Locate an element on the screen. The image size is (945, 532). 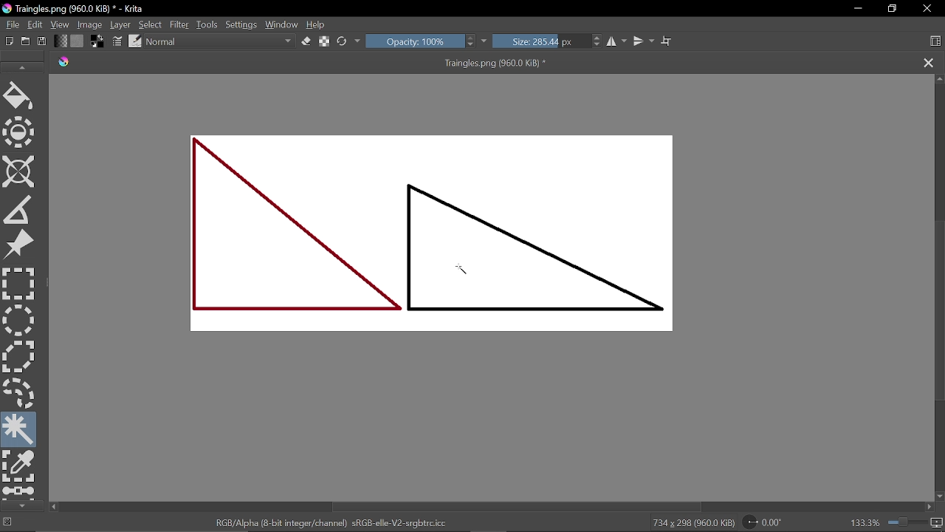
Contagious selection tool is located at coordinates (20, 429).